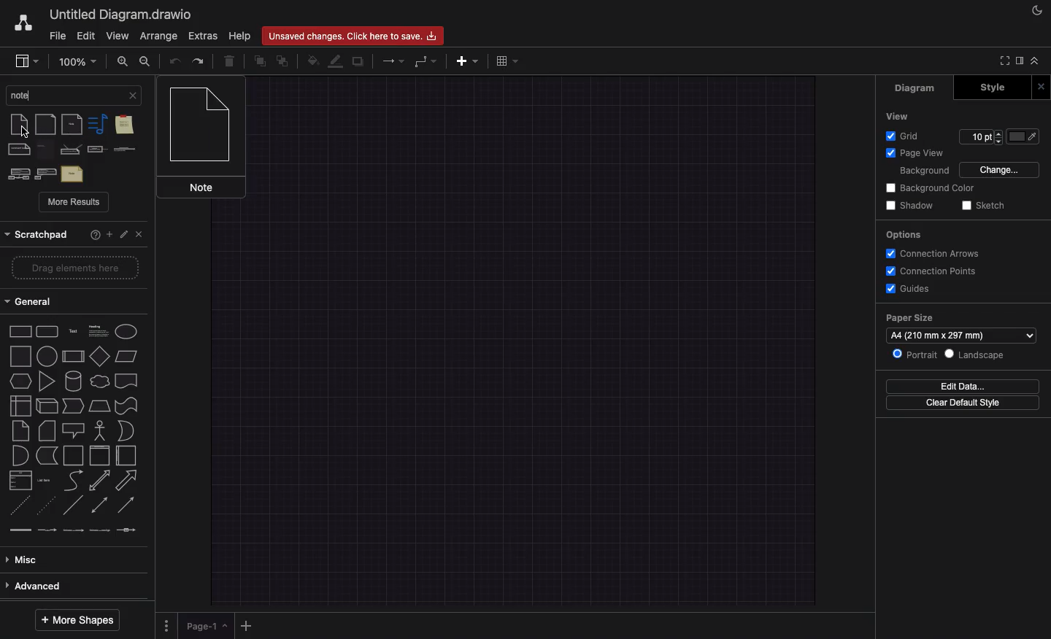  I want to click on dotted line, so click(47, 508).